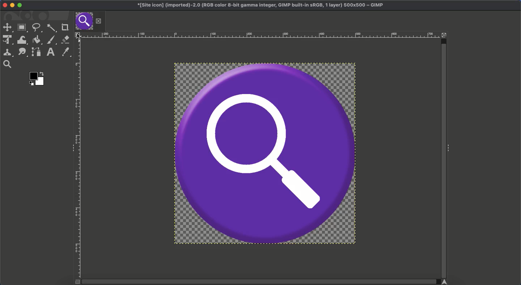 The height and width of the screenshot is (285, 521). Describe the element at coordinates (12, 5) in the screenshot. I see `Minimize` at that location.